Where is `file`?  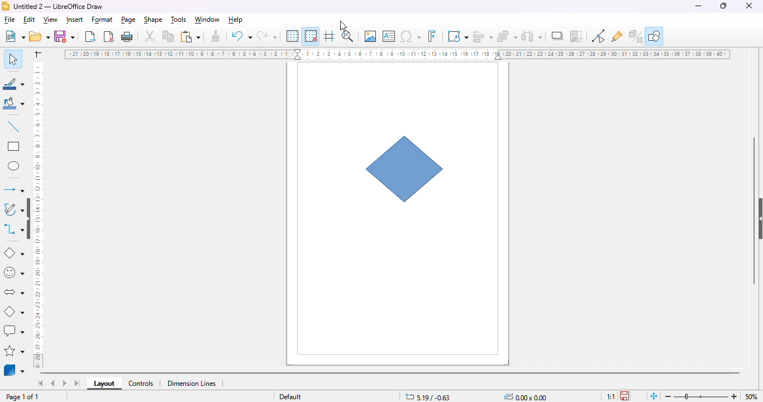
file is located at coordinates (9, 21).